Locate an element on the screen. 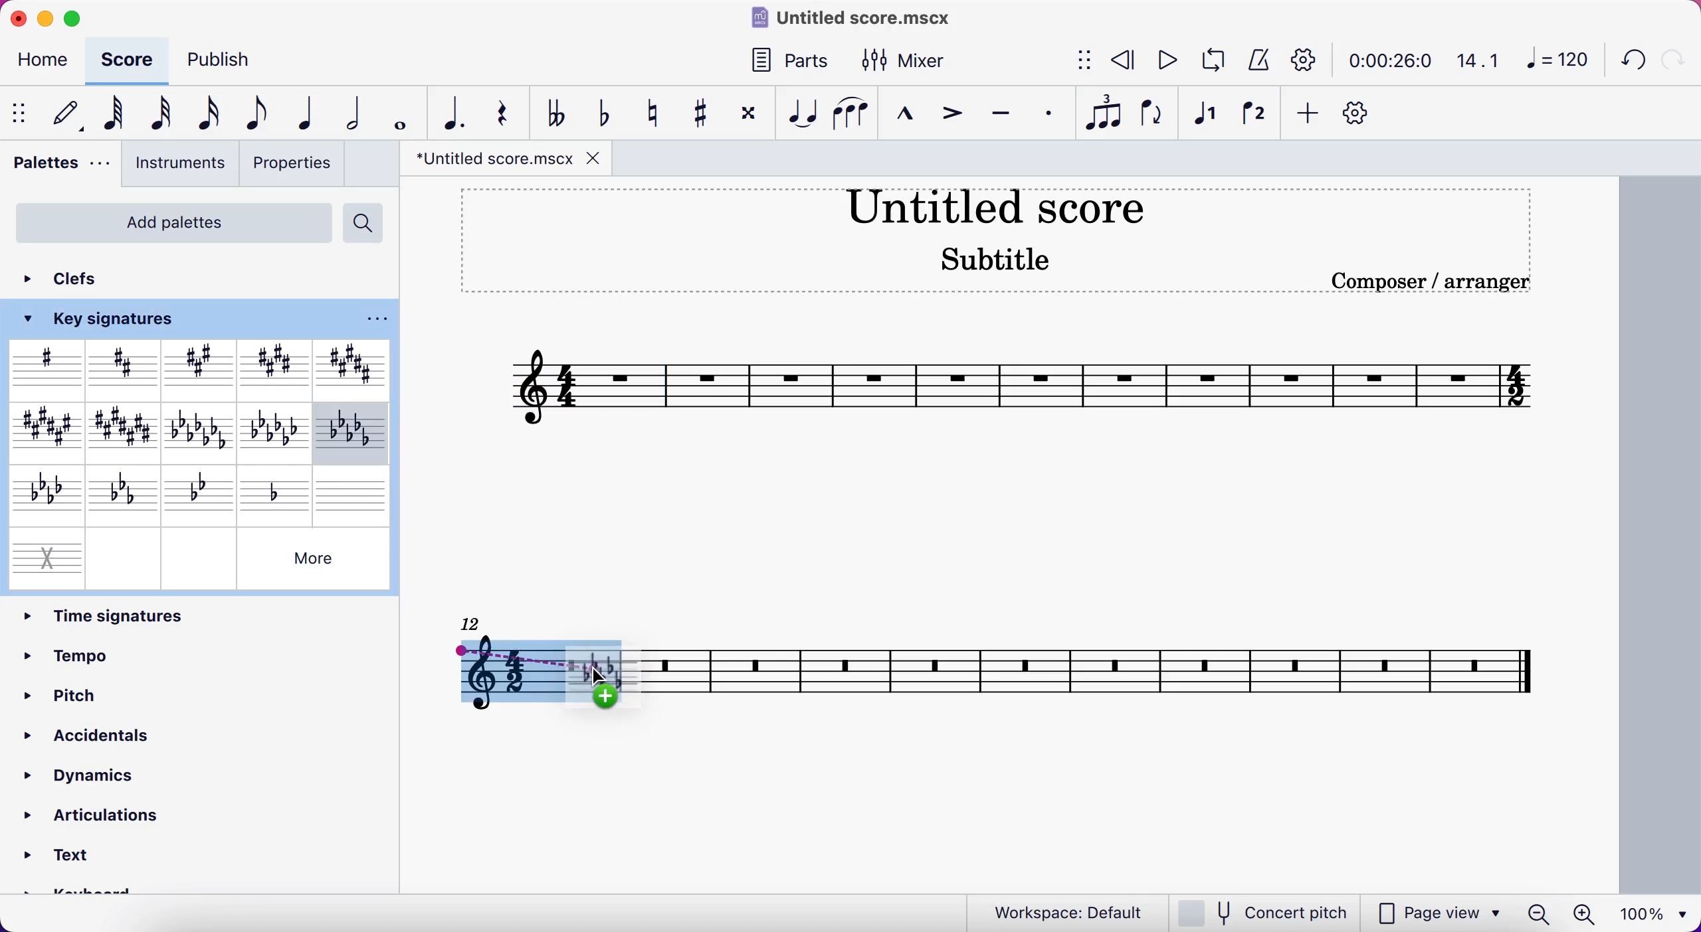  B major is located at coordinates (348, 364).